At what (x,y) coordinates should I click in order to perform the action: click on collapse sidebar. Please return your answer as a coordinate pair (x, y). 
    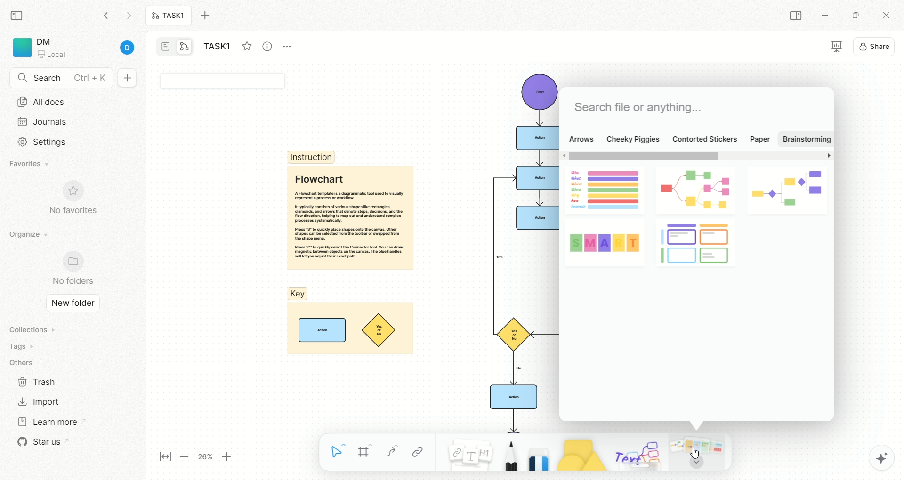
    Looking at the image, I should click on (19, 15).